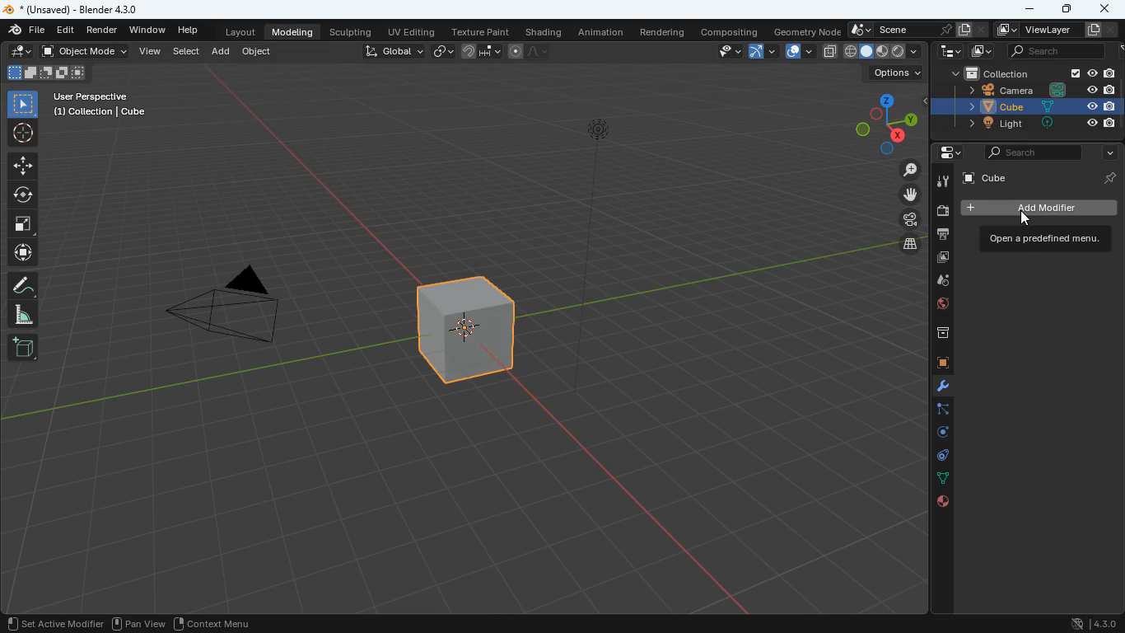 This screenshot has width=1125, height=633. I want to click on camera, so click(1034, 92).